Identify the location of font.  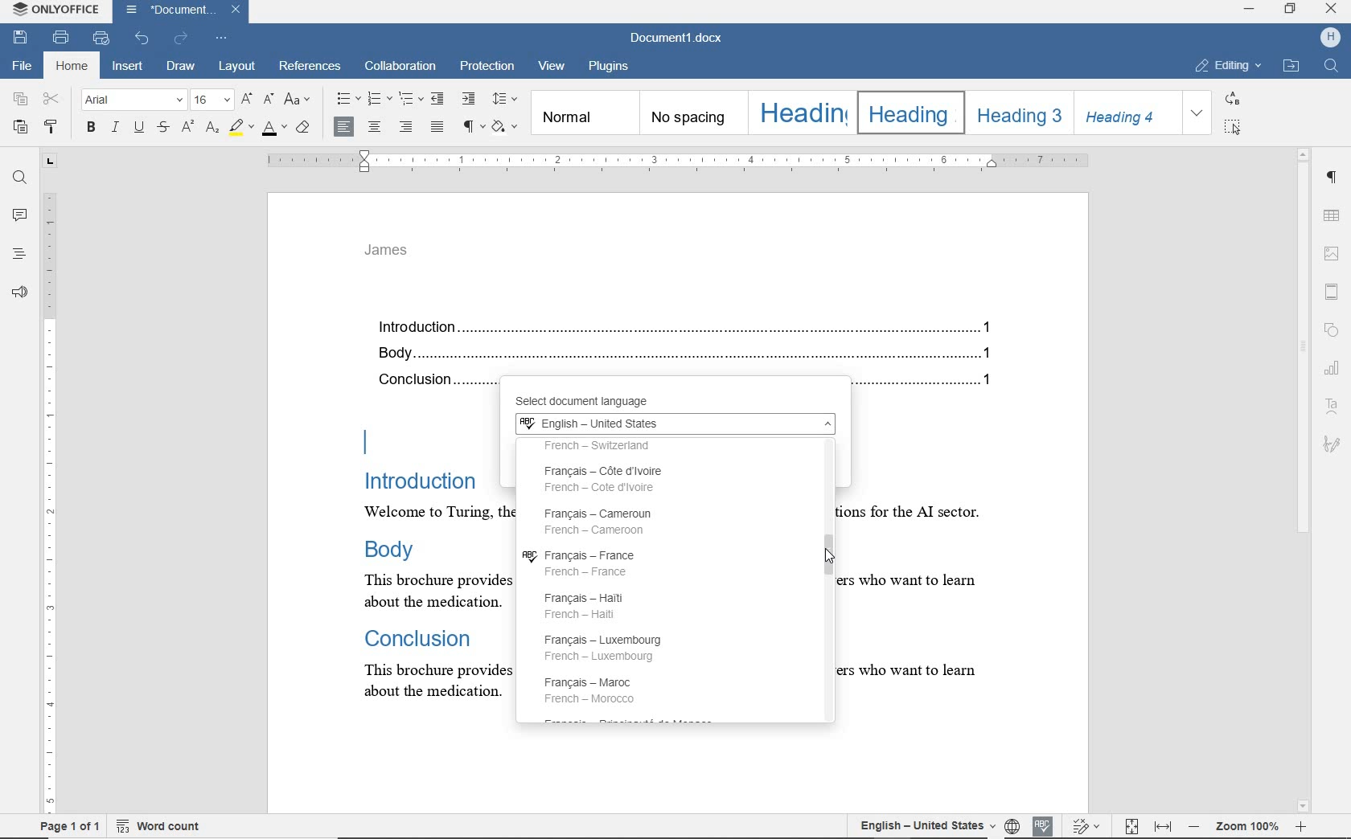
(134, 100).